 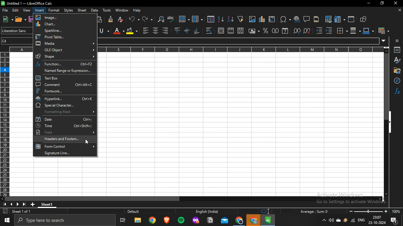 I want to click on add decimal place, so click(x=297, y=31).